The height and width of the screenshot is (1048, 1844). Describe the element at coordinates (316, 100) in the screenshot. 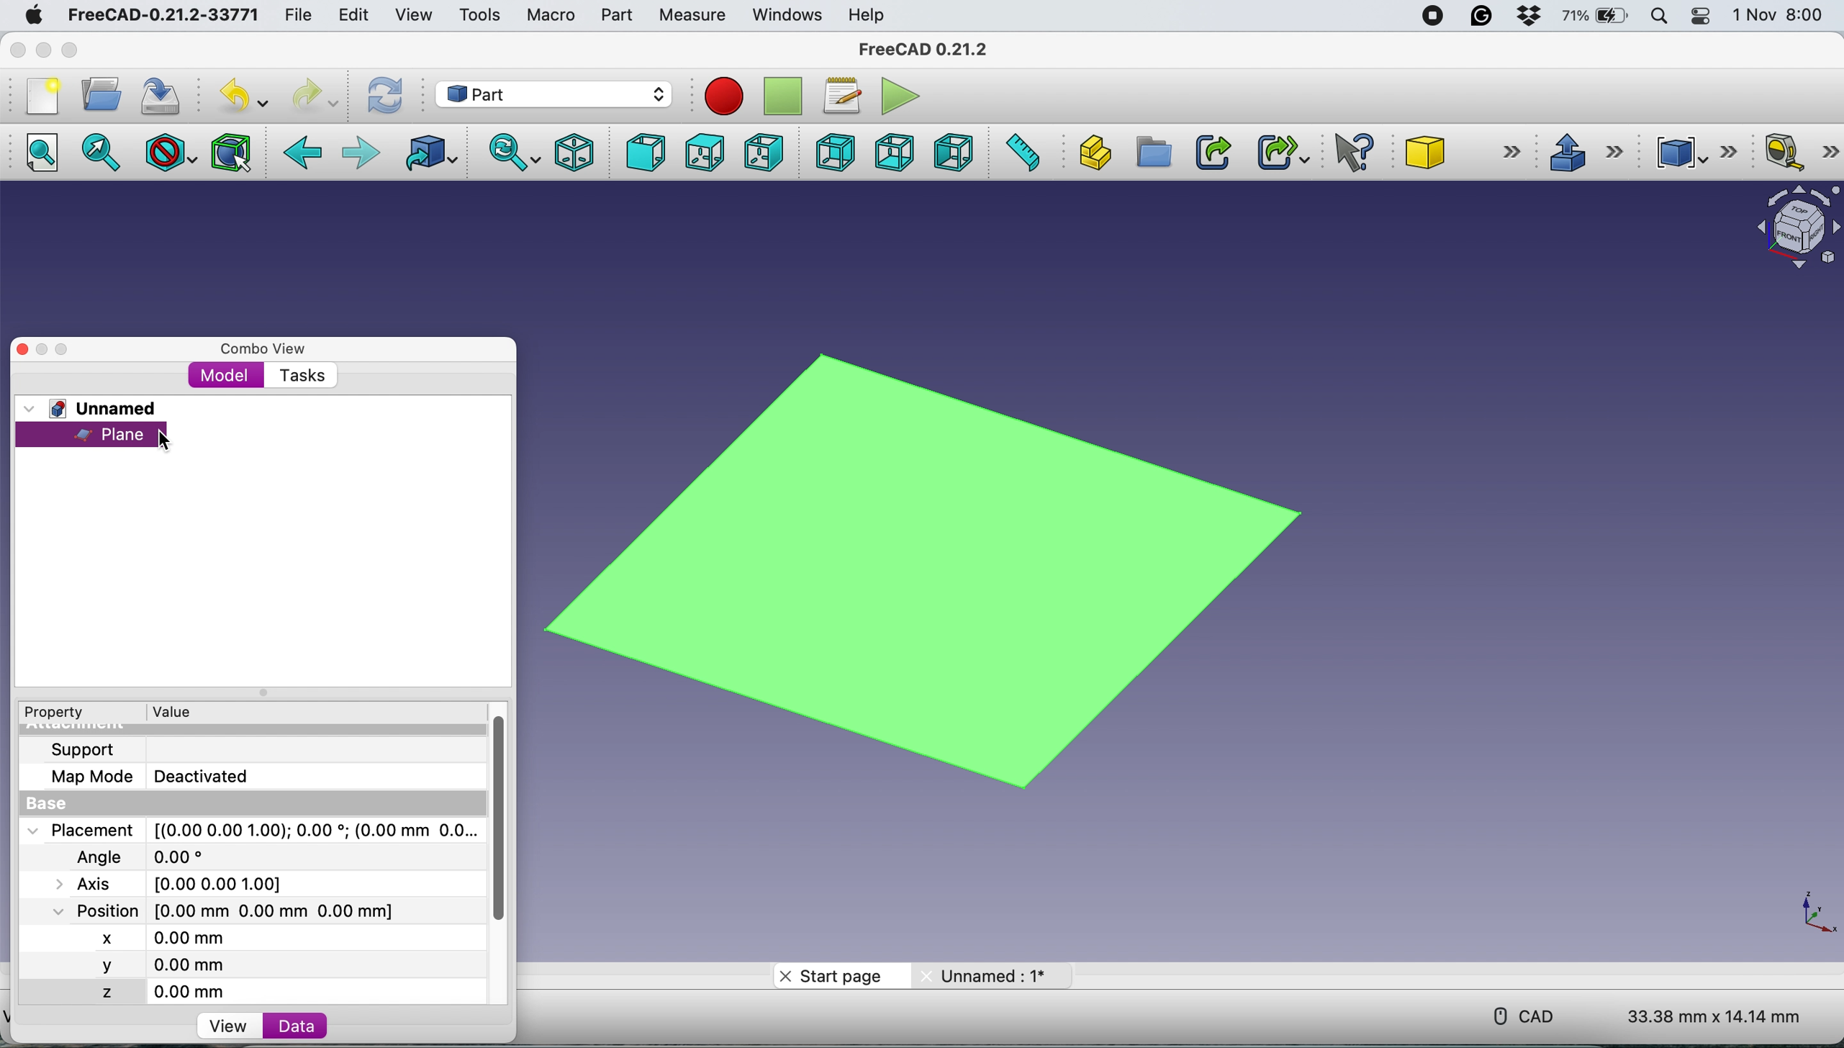

I see `redo` at that location.